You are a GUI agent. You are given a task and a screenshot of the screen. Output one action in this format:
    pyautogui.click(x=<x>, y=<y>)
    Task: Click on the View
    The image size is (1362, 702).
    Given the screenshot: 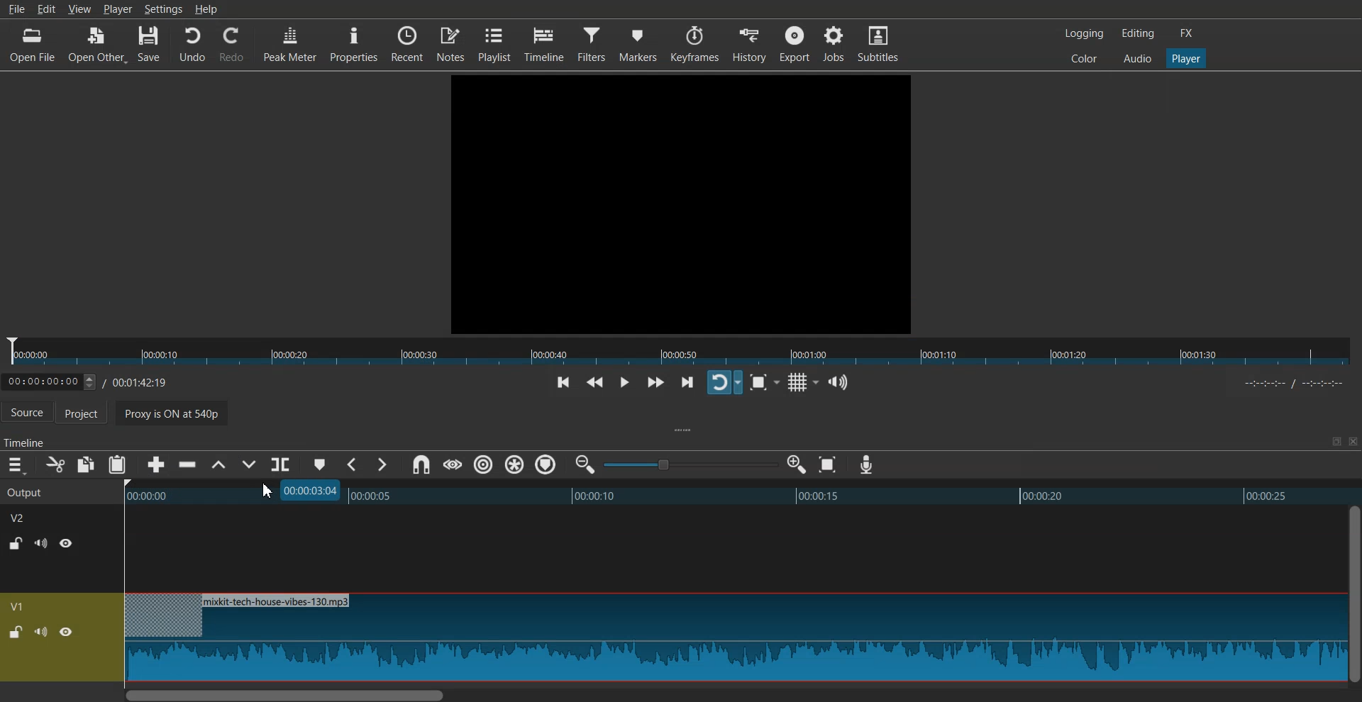 What is the action you would take?
    pyautogui.click(x=79, y=9)
    